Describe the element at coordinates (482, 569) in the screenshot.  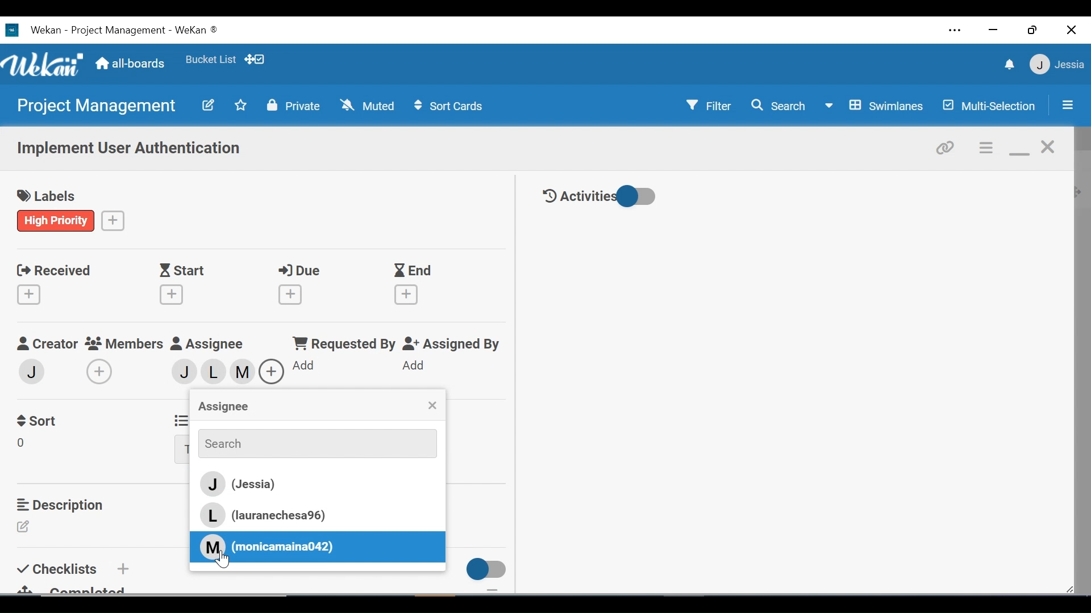
I see `Taggle on /off` at that location.